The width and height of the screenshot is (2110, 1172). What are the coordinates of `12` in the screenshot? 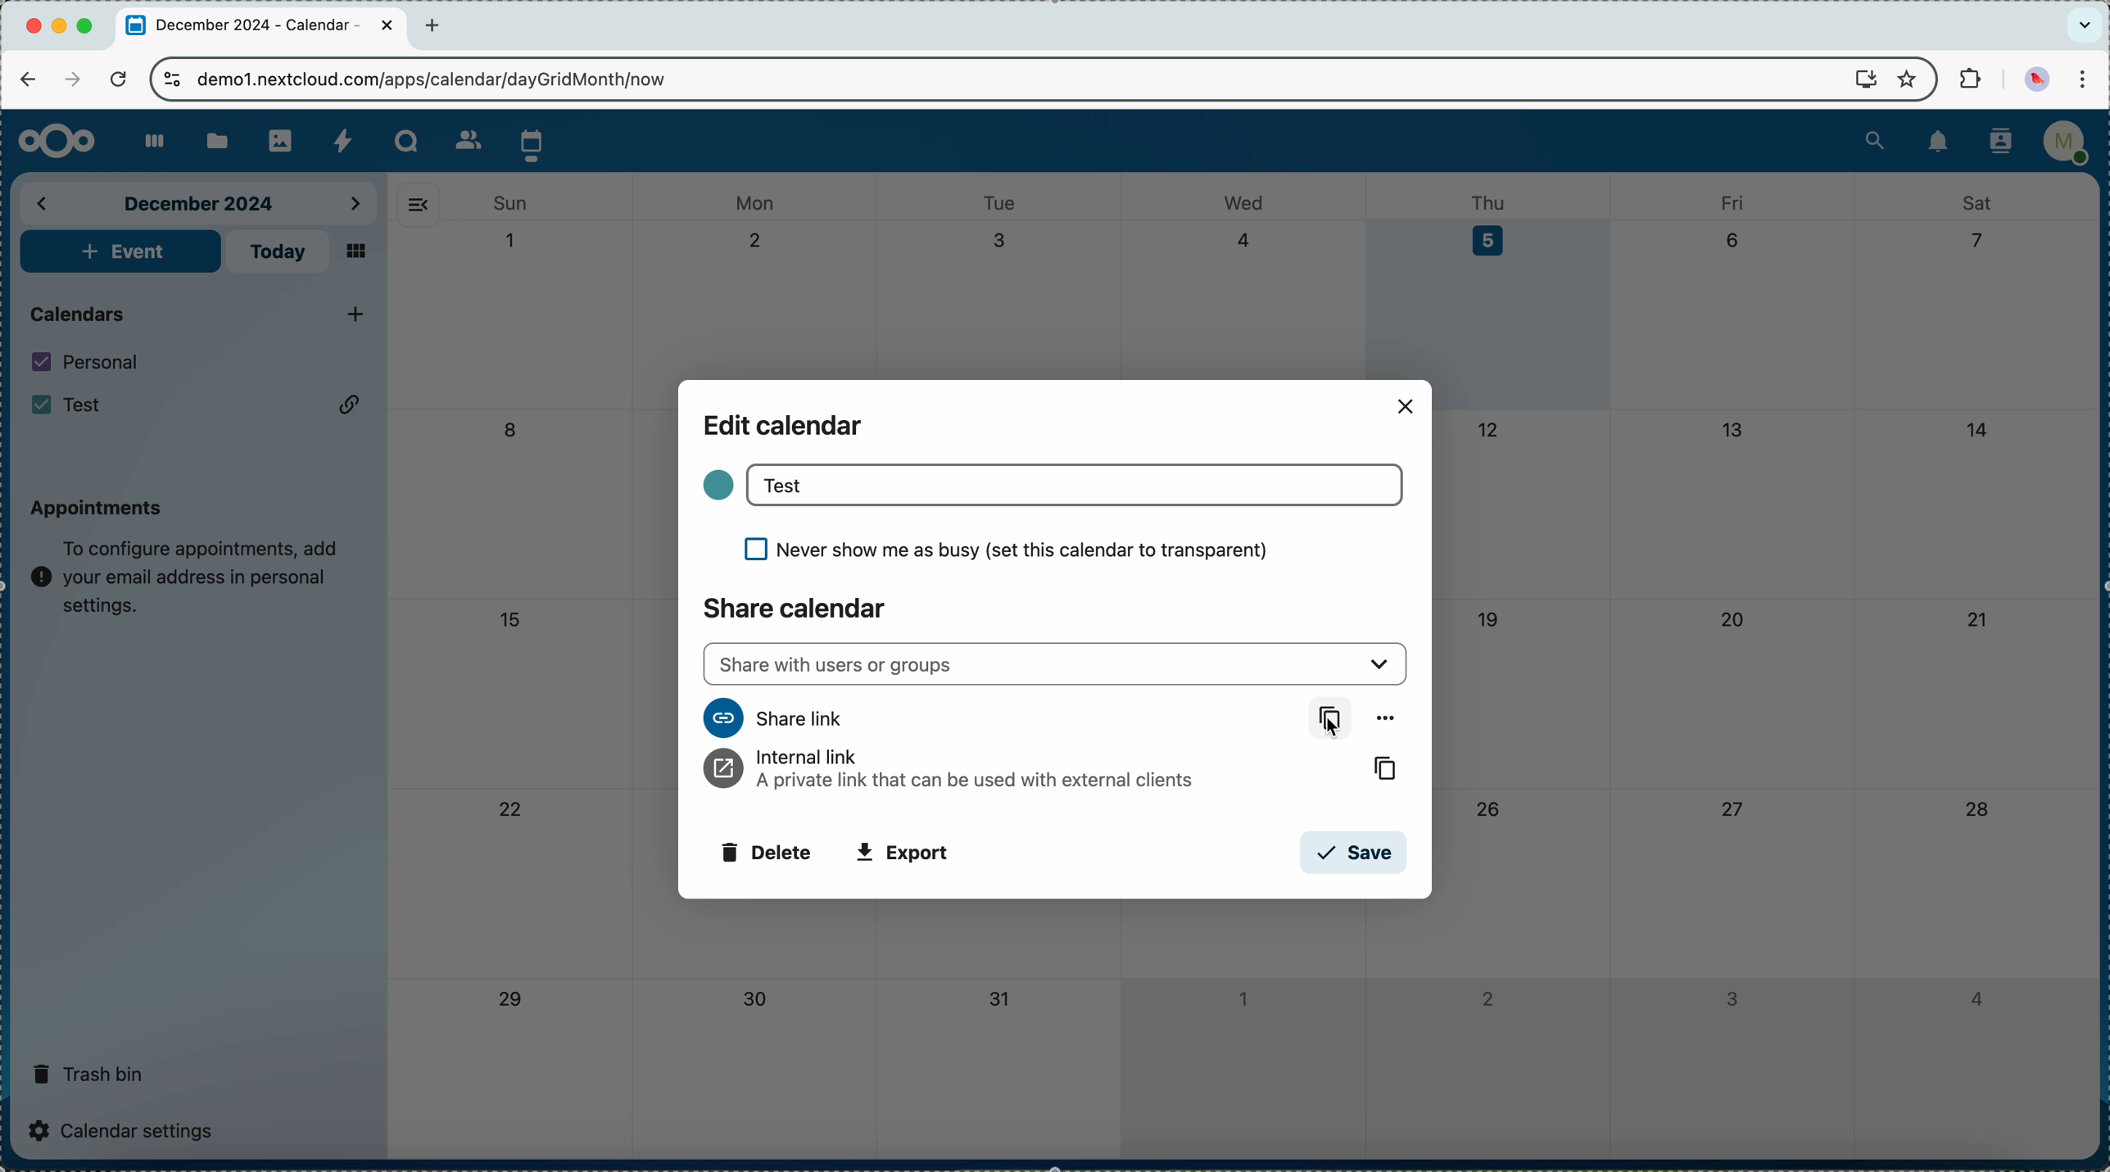 It's located at (1490, 430).